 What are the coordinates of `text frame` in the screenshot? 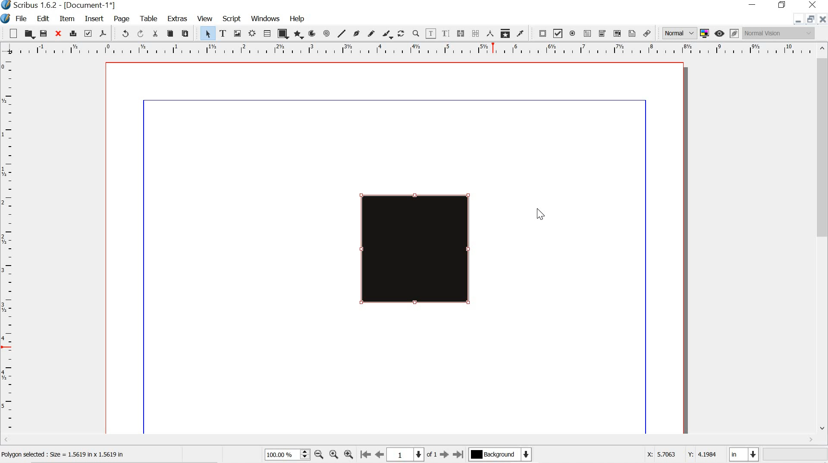 It's located at (223, 32).